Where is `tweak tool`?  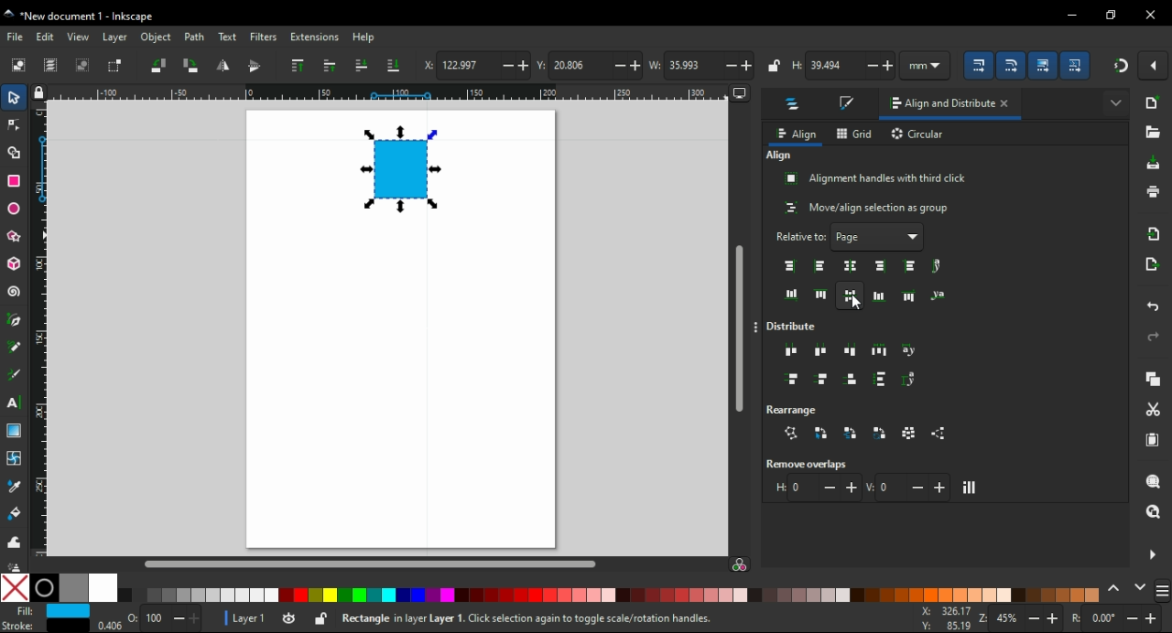 tweak tool is located at coordinates (14, 541).